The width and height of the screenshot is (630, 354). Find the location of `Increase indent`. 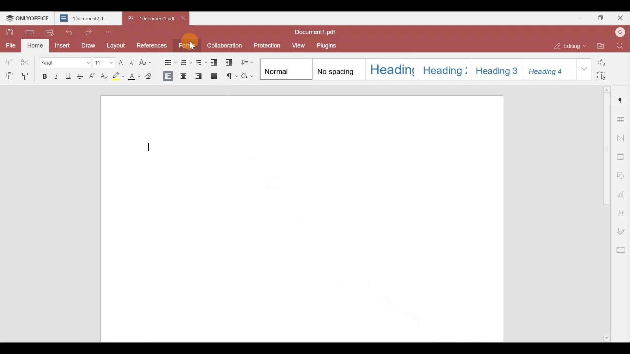

Increase indent is located at coordinates (230, 61).